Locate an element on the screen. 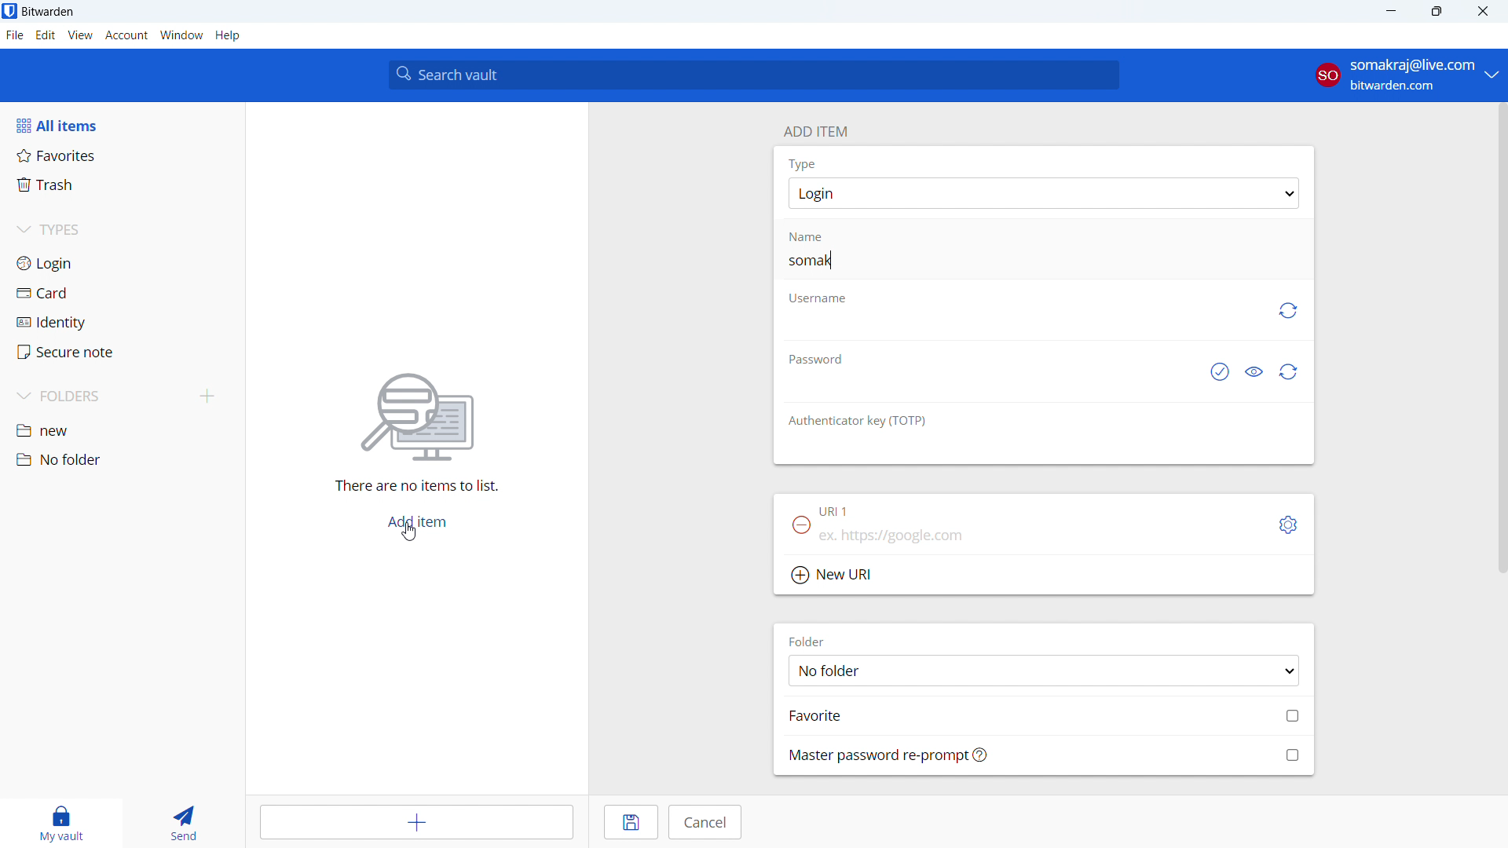  name is located at coordinates (816, 236).